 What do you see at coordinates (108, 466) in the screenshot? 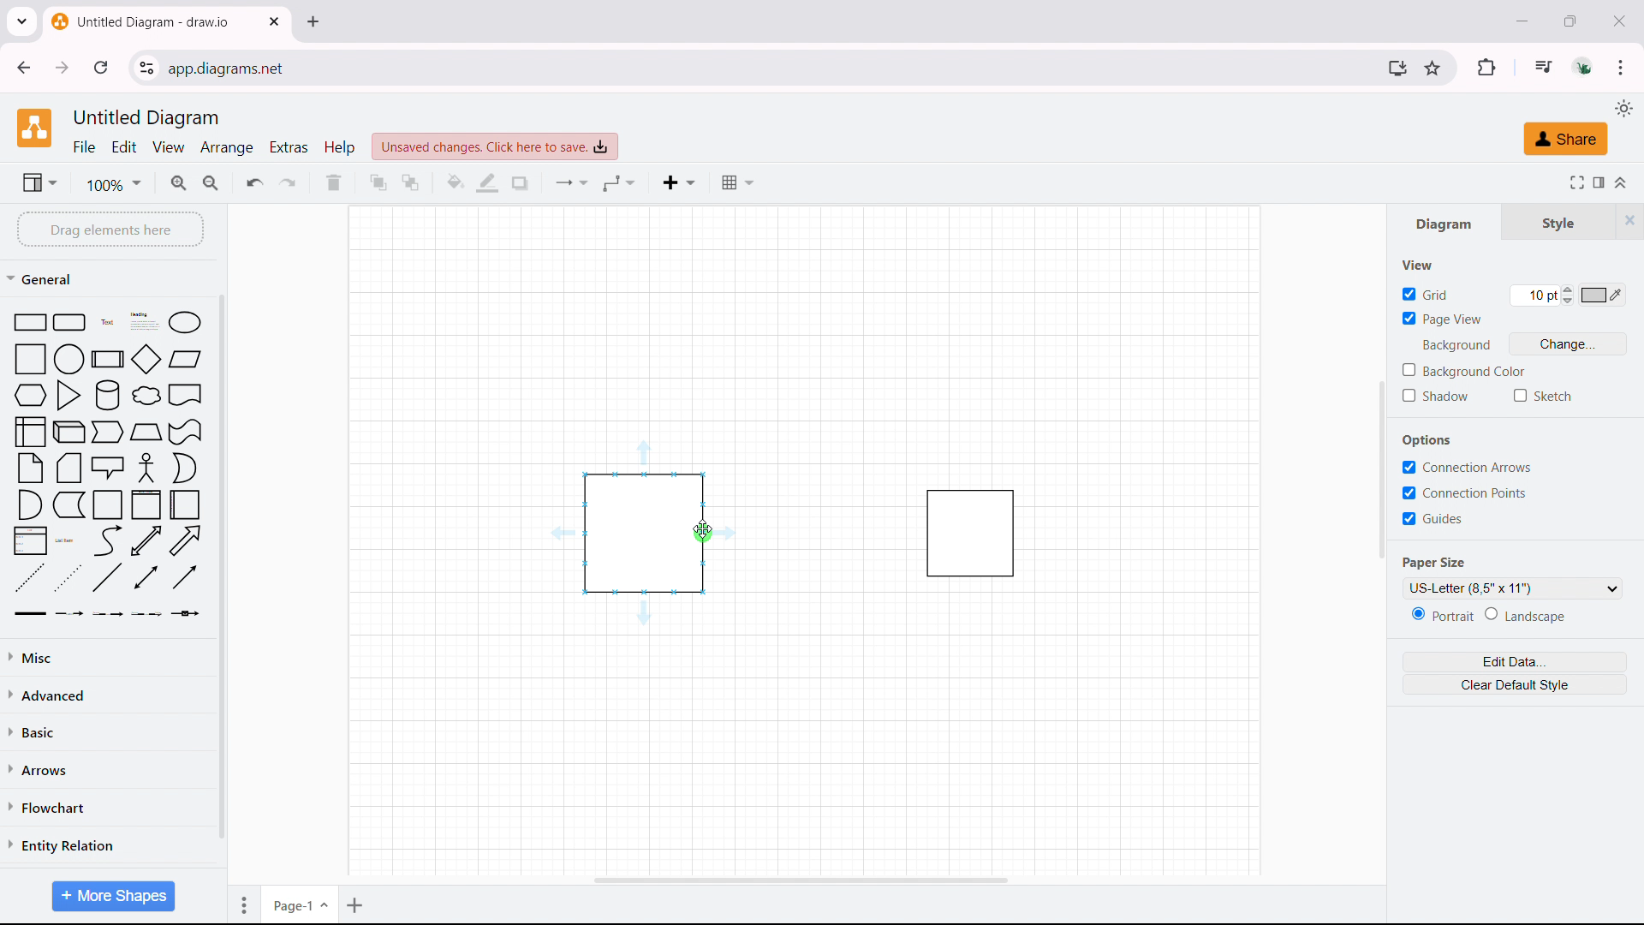
I see `shape library` at bounding box center [108, 466].